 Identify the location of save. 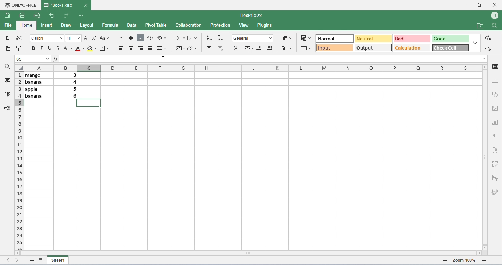
(7, 16).